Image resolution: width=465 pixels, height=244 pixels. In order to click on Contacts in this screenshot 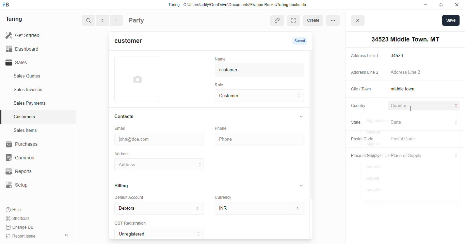, I will do `click(131, 117)`.